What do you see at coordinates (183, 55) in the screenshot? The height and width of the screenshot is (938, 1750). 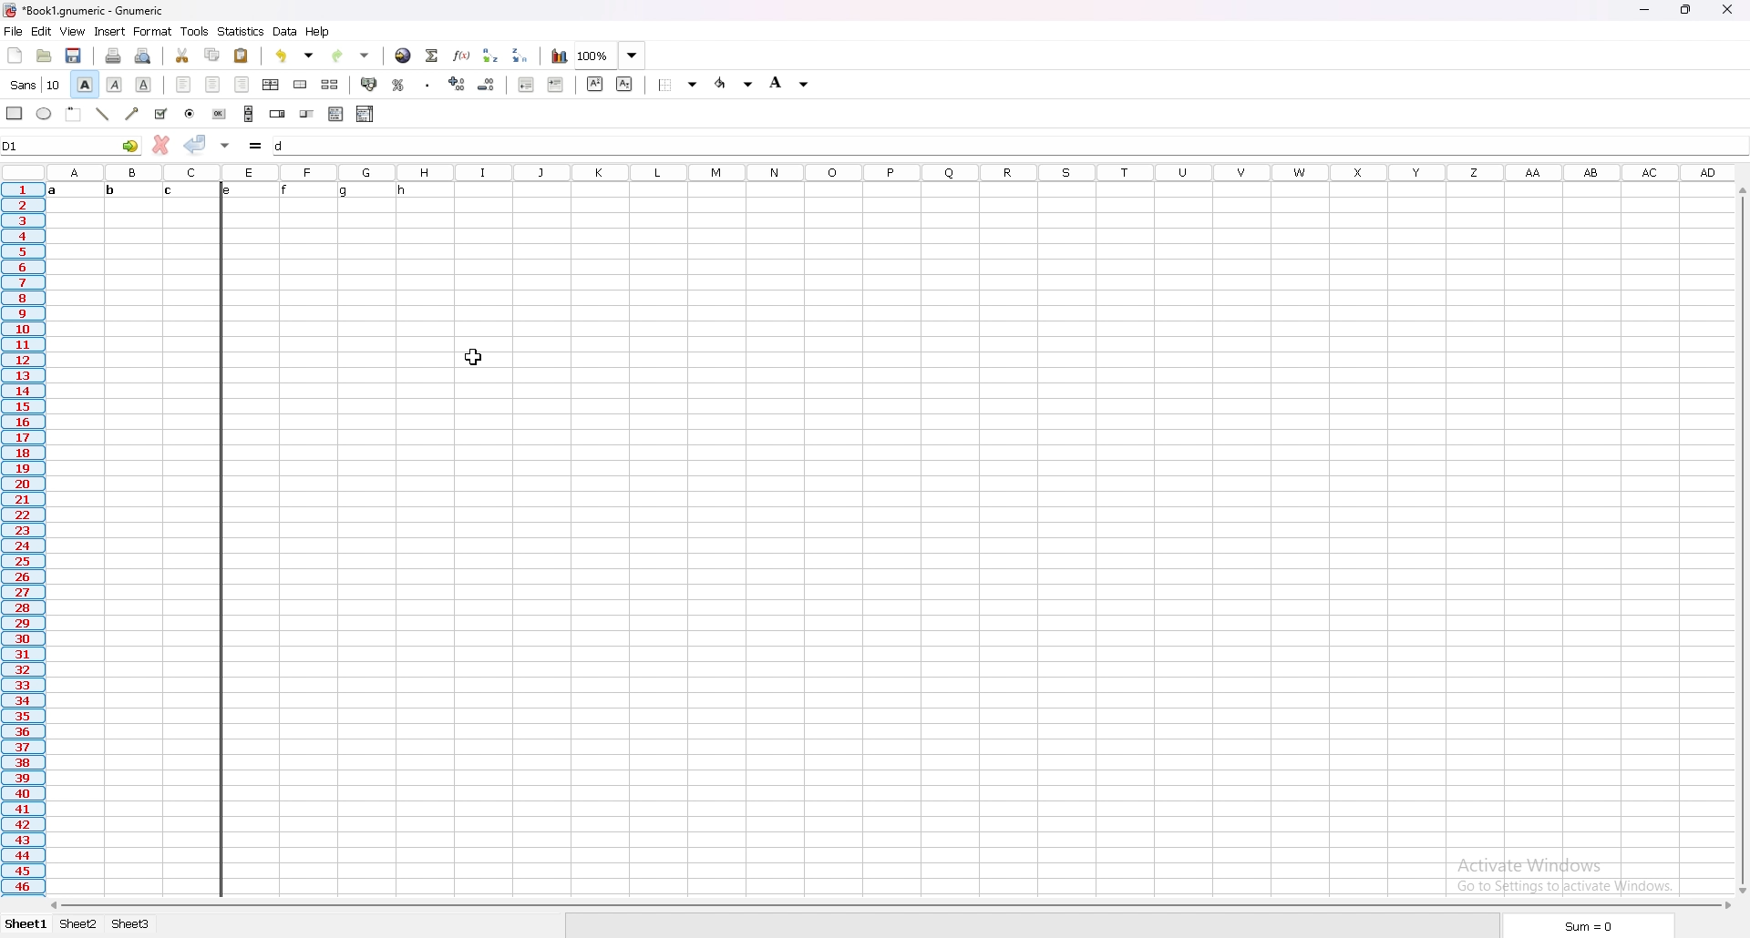 I see `cut` at bounding box center [183, 55].